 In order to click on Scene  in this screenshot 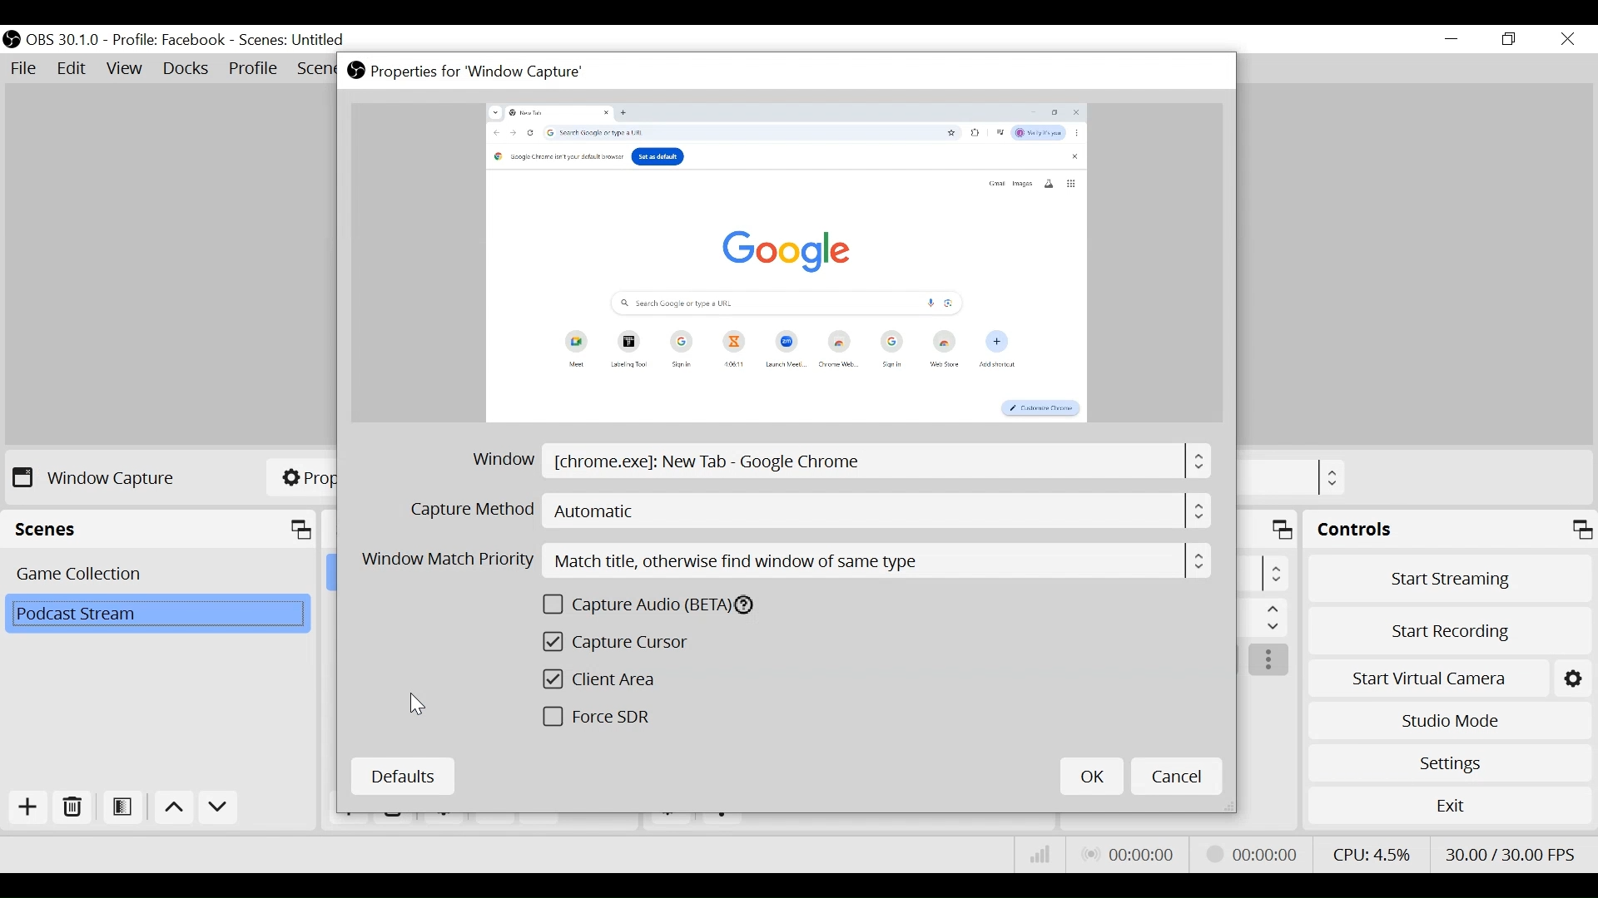, I will do `click(159, 614)`.